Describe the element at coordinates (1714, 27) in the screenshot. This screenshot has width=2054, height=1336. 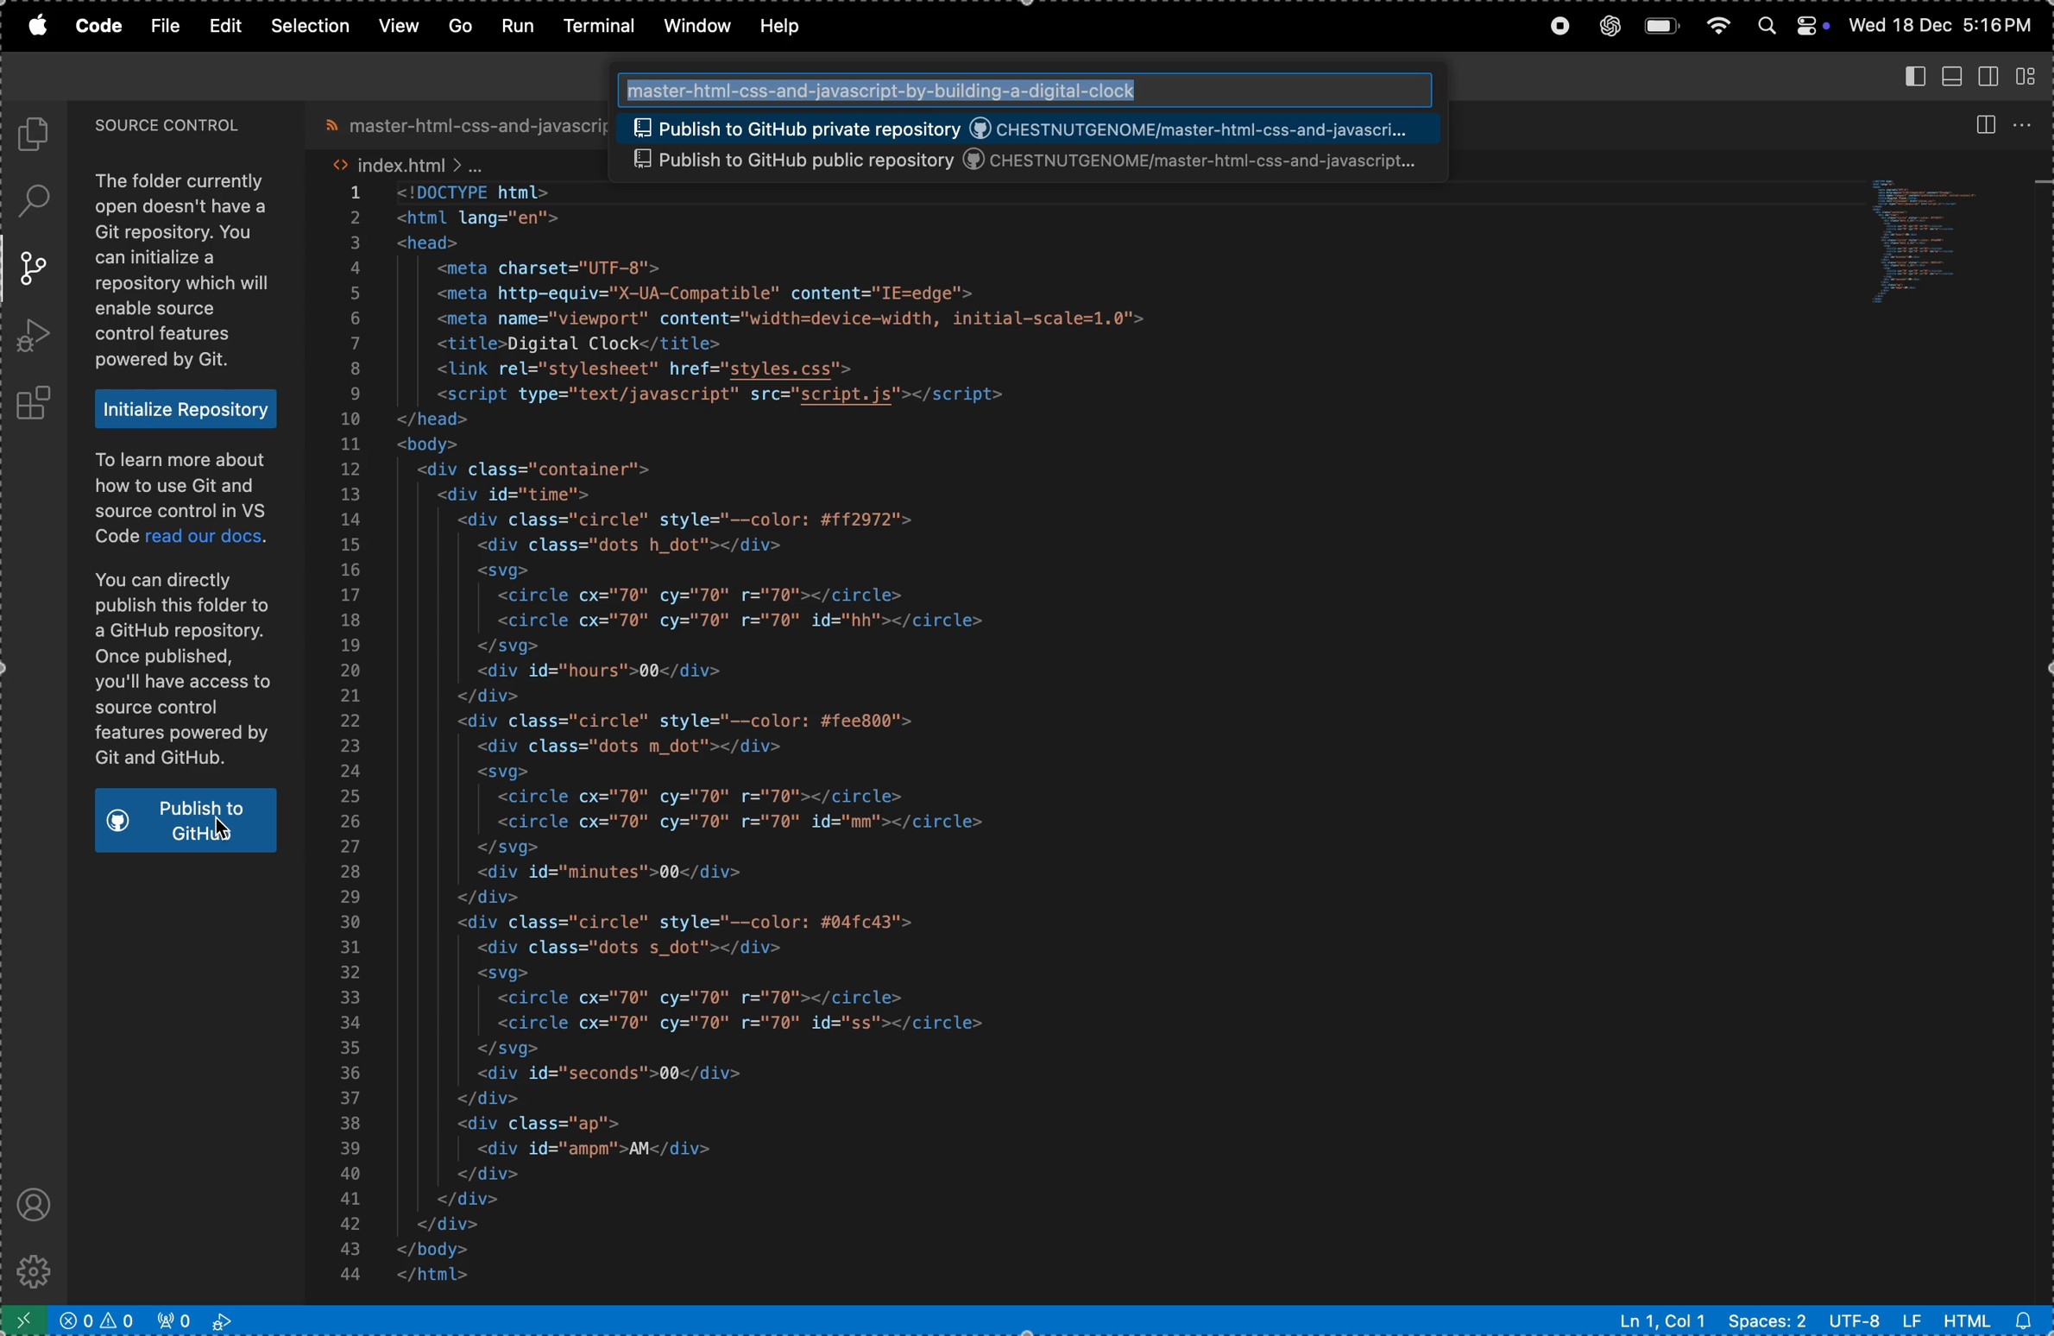
I see `wifi` at that location.